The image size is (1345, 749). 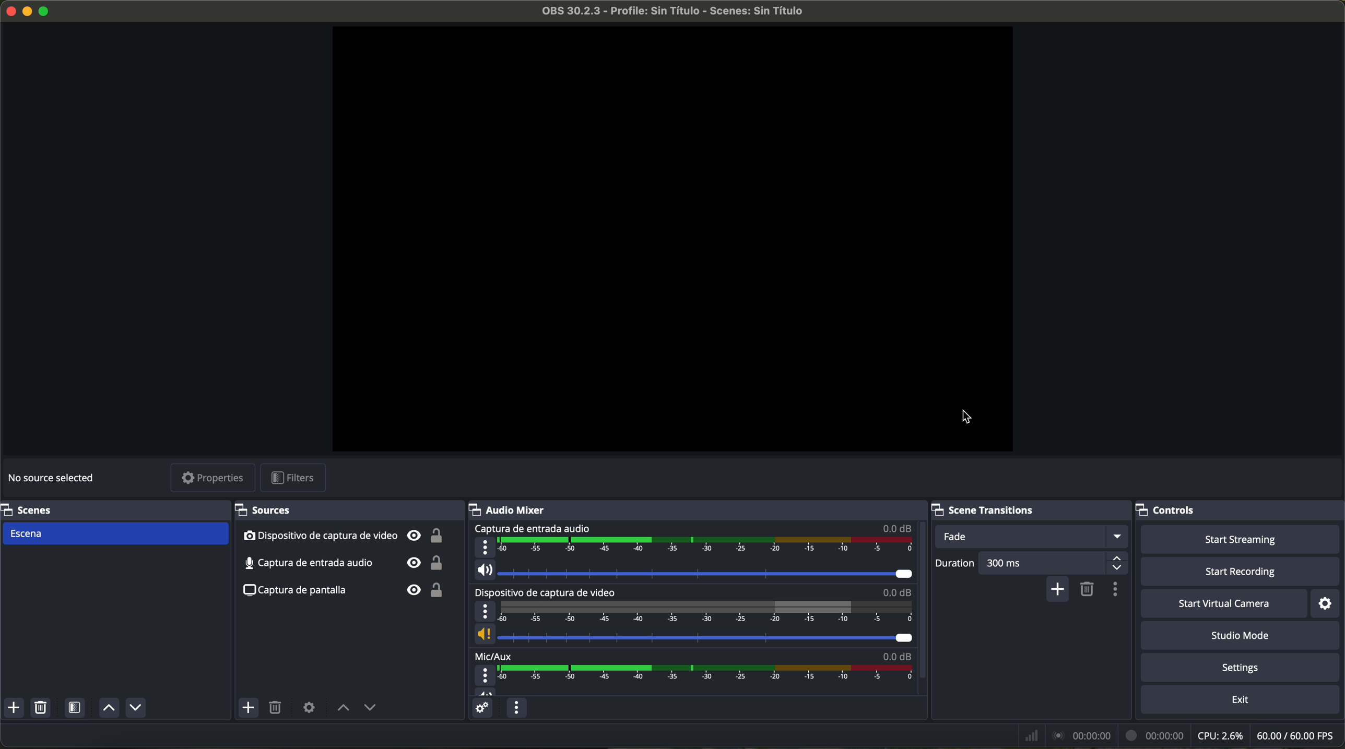 What do you see at coordinates (43, 709) in the screenshot?
I see `remove selected scene` at bounding box center [43, 709].